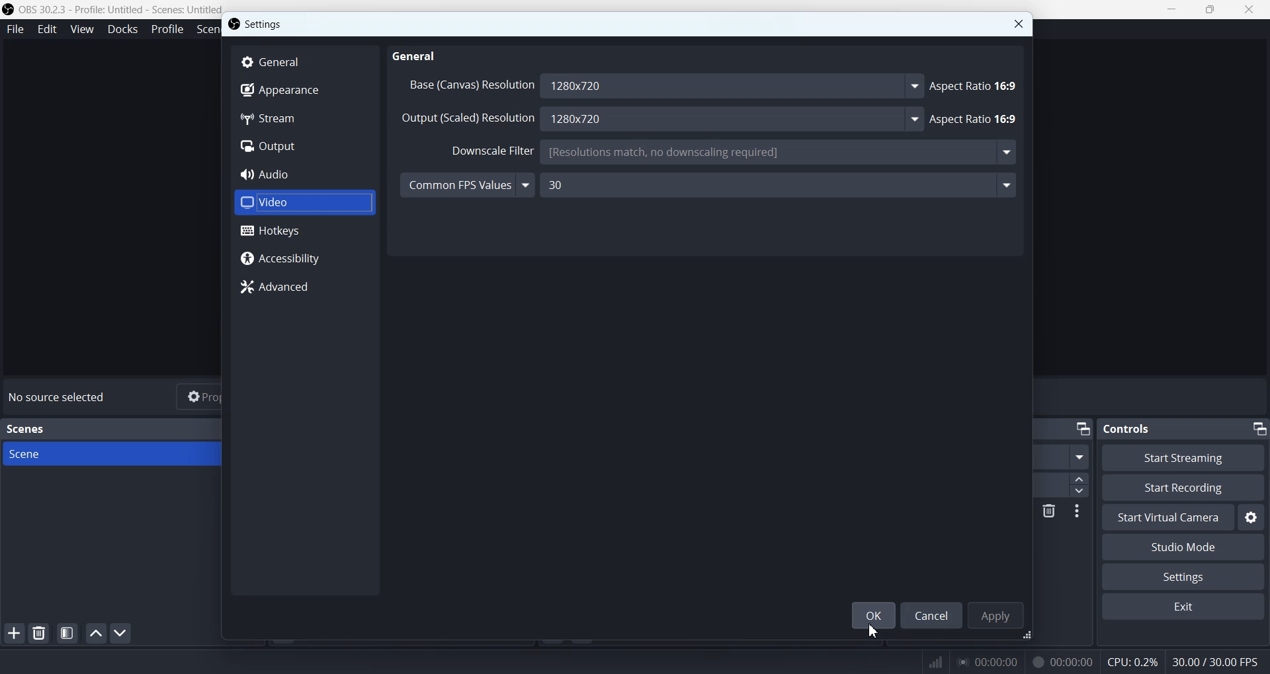  I want to click on Accessibility, so click(306, 258).